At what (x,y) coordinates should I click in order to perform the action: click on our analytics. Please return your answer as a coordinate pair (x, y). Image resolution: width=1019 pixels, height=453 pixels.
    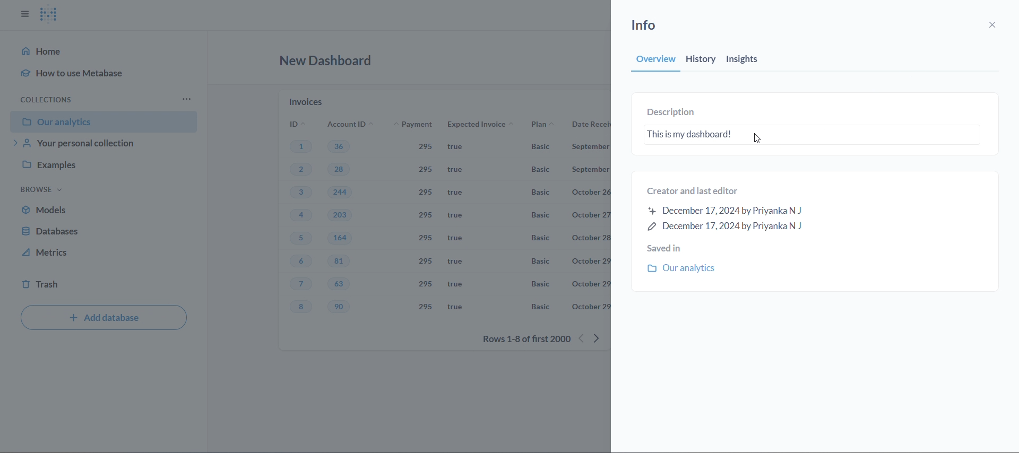
    Looking at the image, I should click on (103, 121).